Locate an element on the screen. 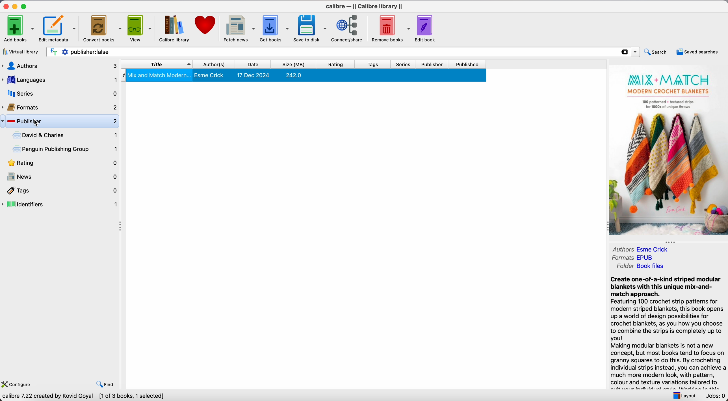 Image resolution: width=728 pixels, height=401 pixels. remove books is located at coordinates (391, 28).